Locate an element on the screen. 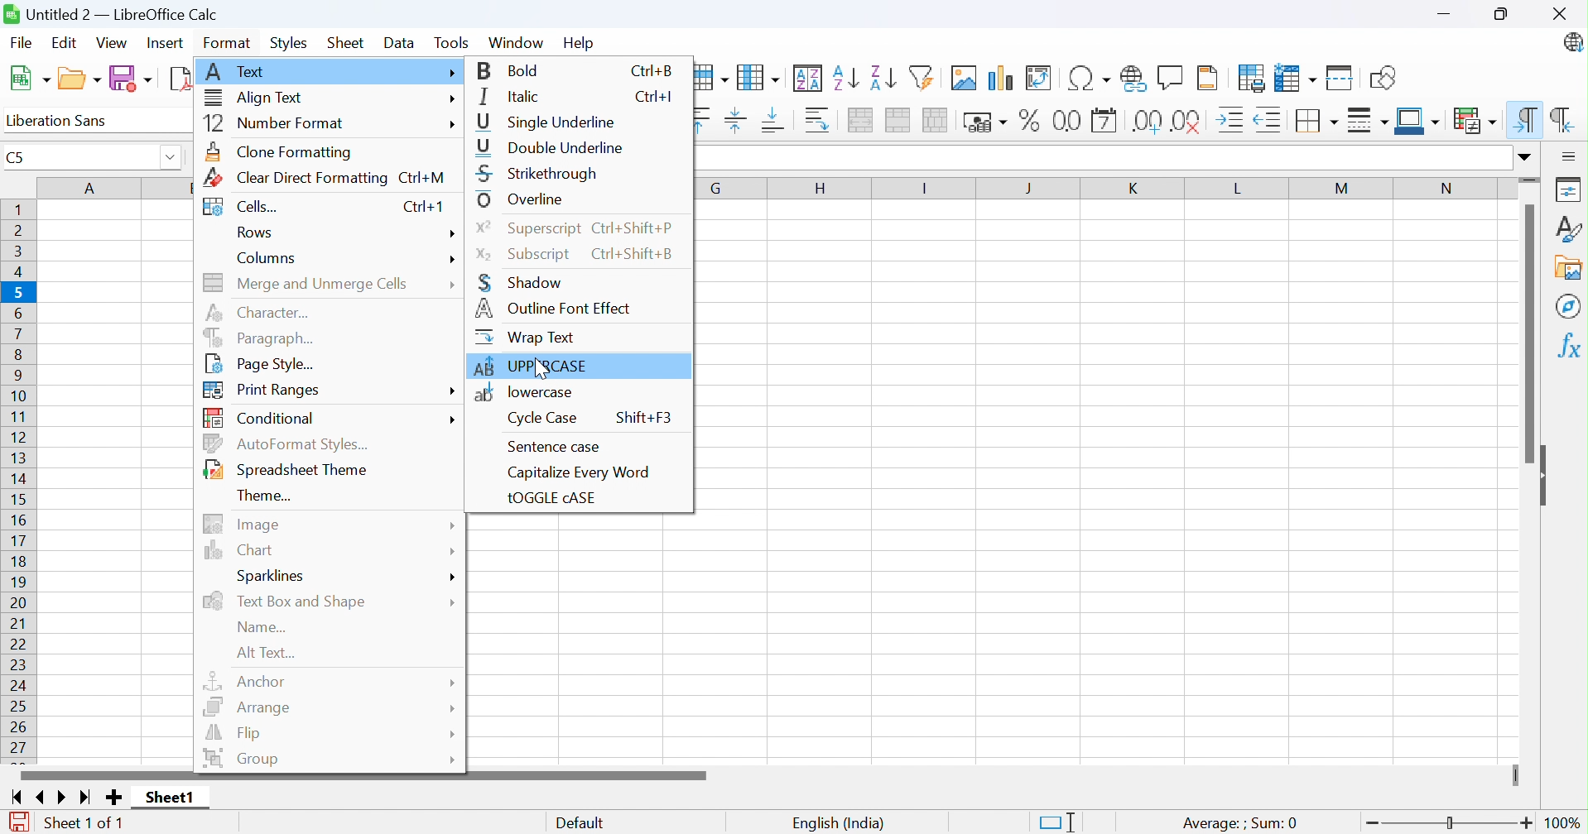  Sparklines is located at coordinates (275, 577).